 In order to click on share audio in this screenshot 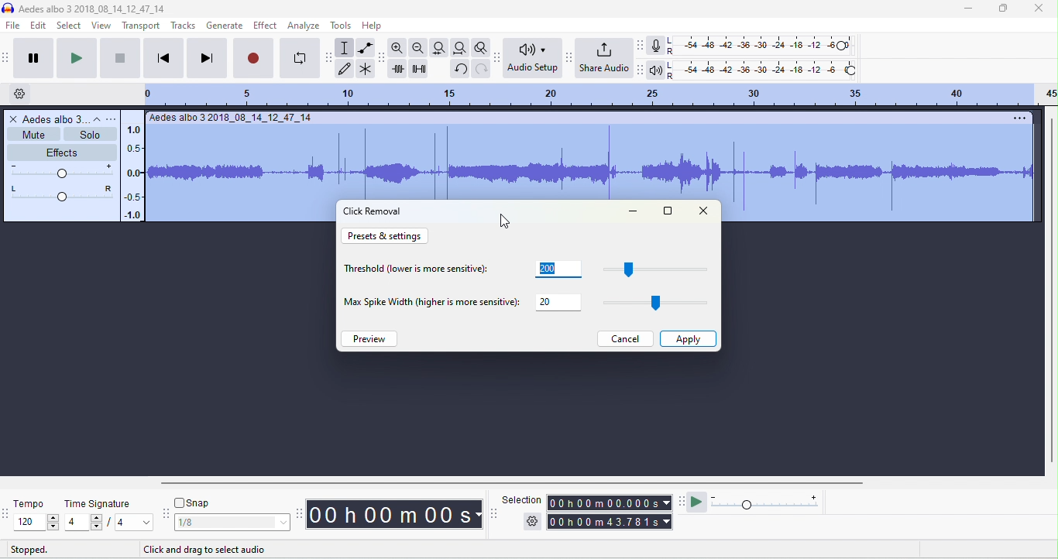, I will do `click(606, 57)`.